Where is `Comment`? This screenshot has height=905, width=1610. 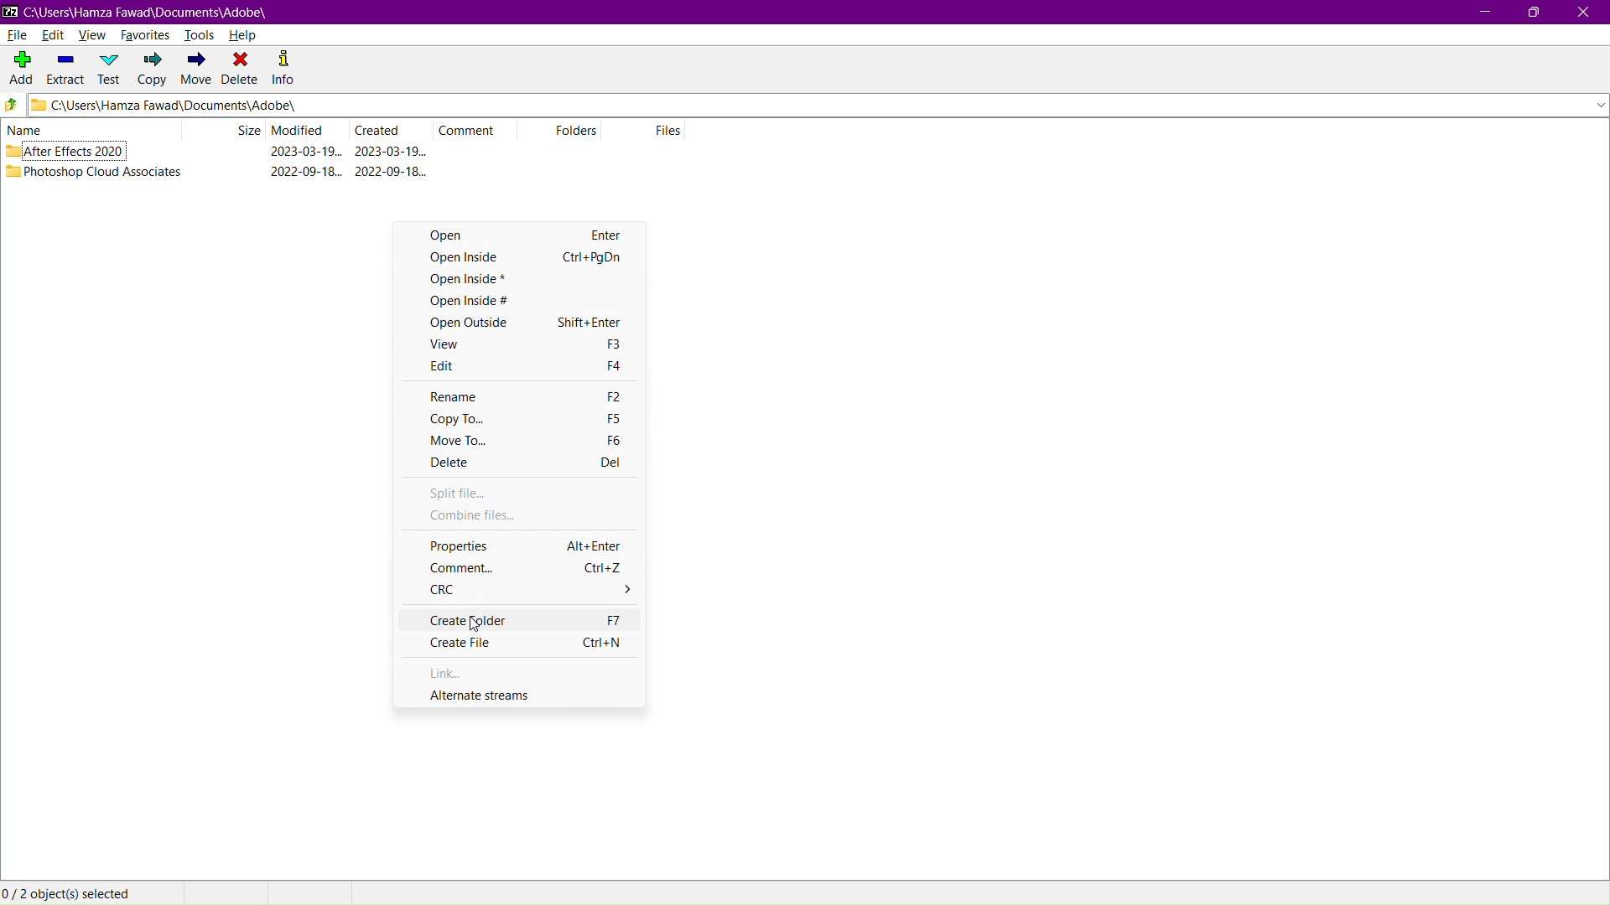
Comment is located at coordinates (480, 129).